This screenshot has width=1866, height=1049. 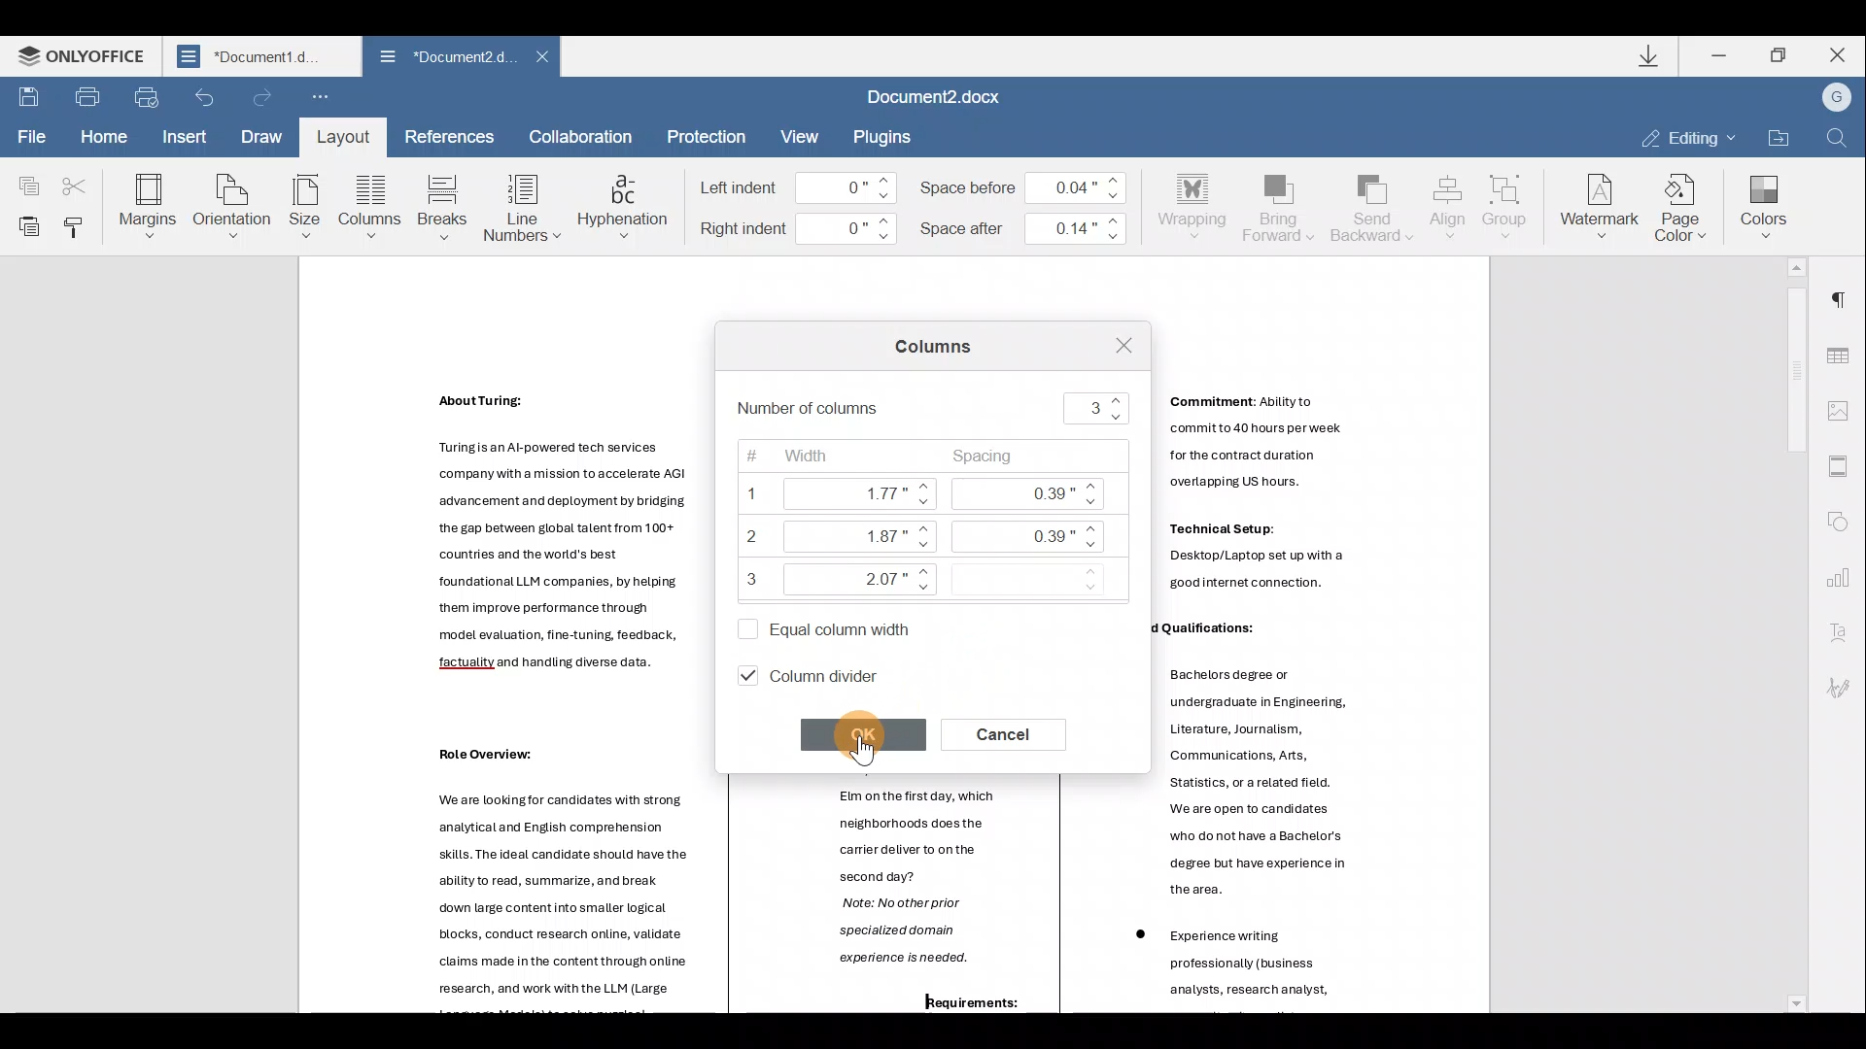 I want to click on Left indent, so click(x=798, y=188).